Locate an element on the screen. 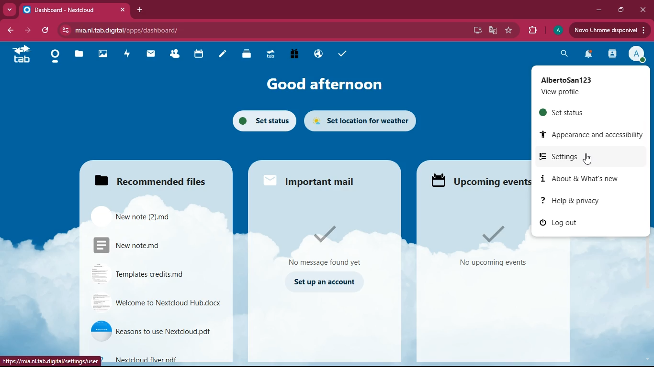 This screenshot has width=654, height=367. activity is located at coordinates (612, 54).